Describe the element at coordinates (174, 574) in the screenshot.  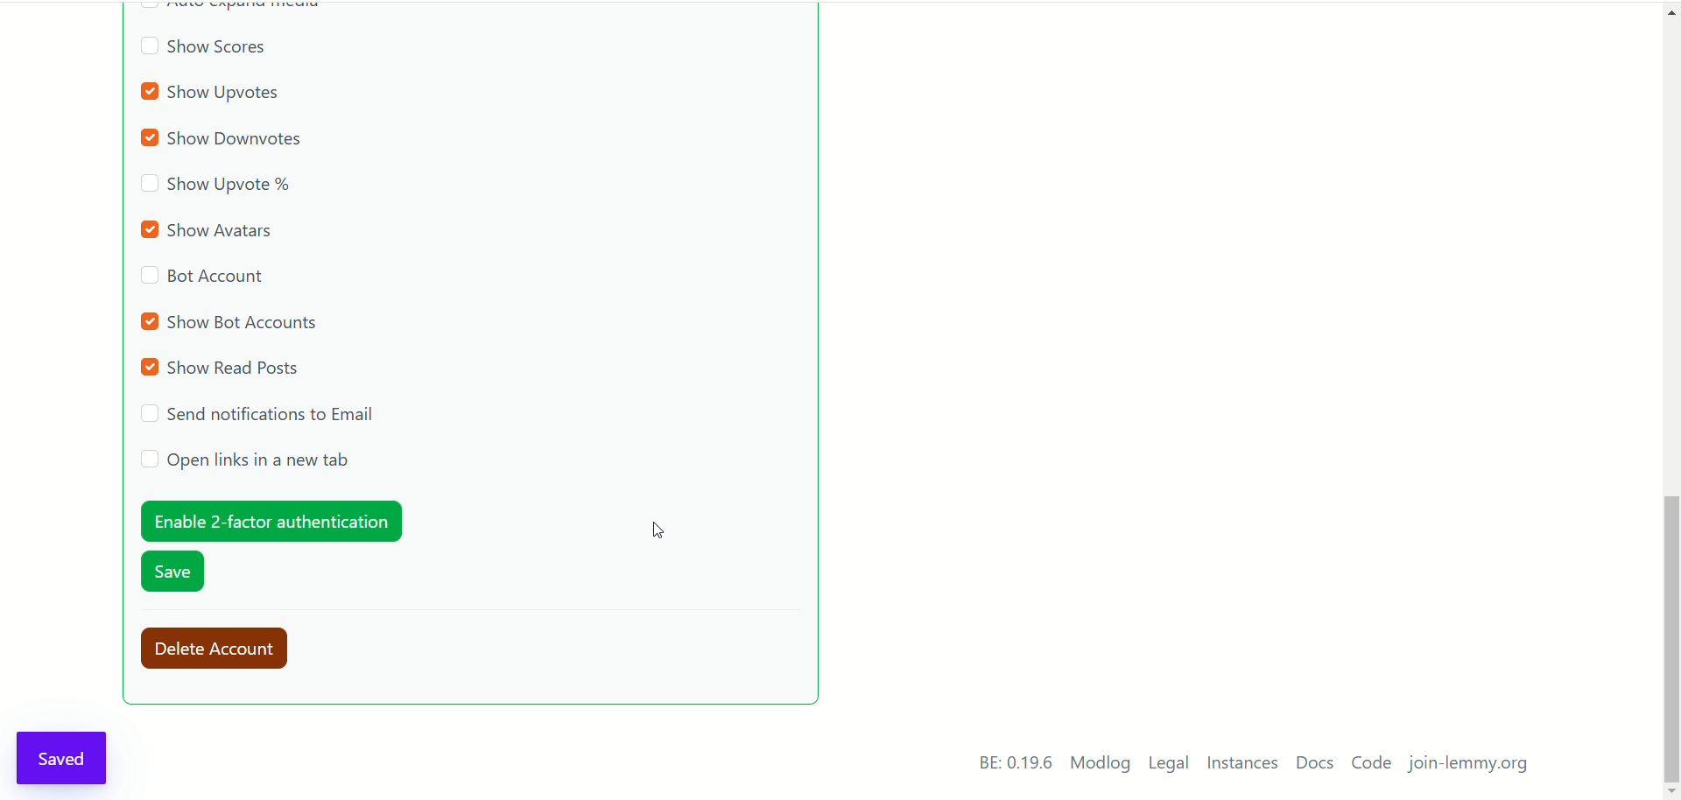
I see `save` at that location.